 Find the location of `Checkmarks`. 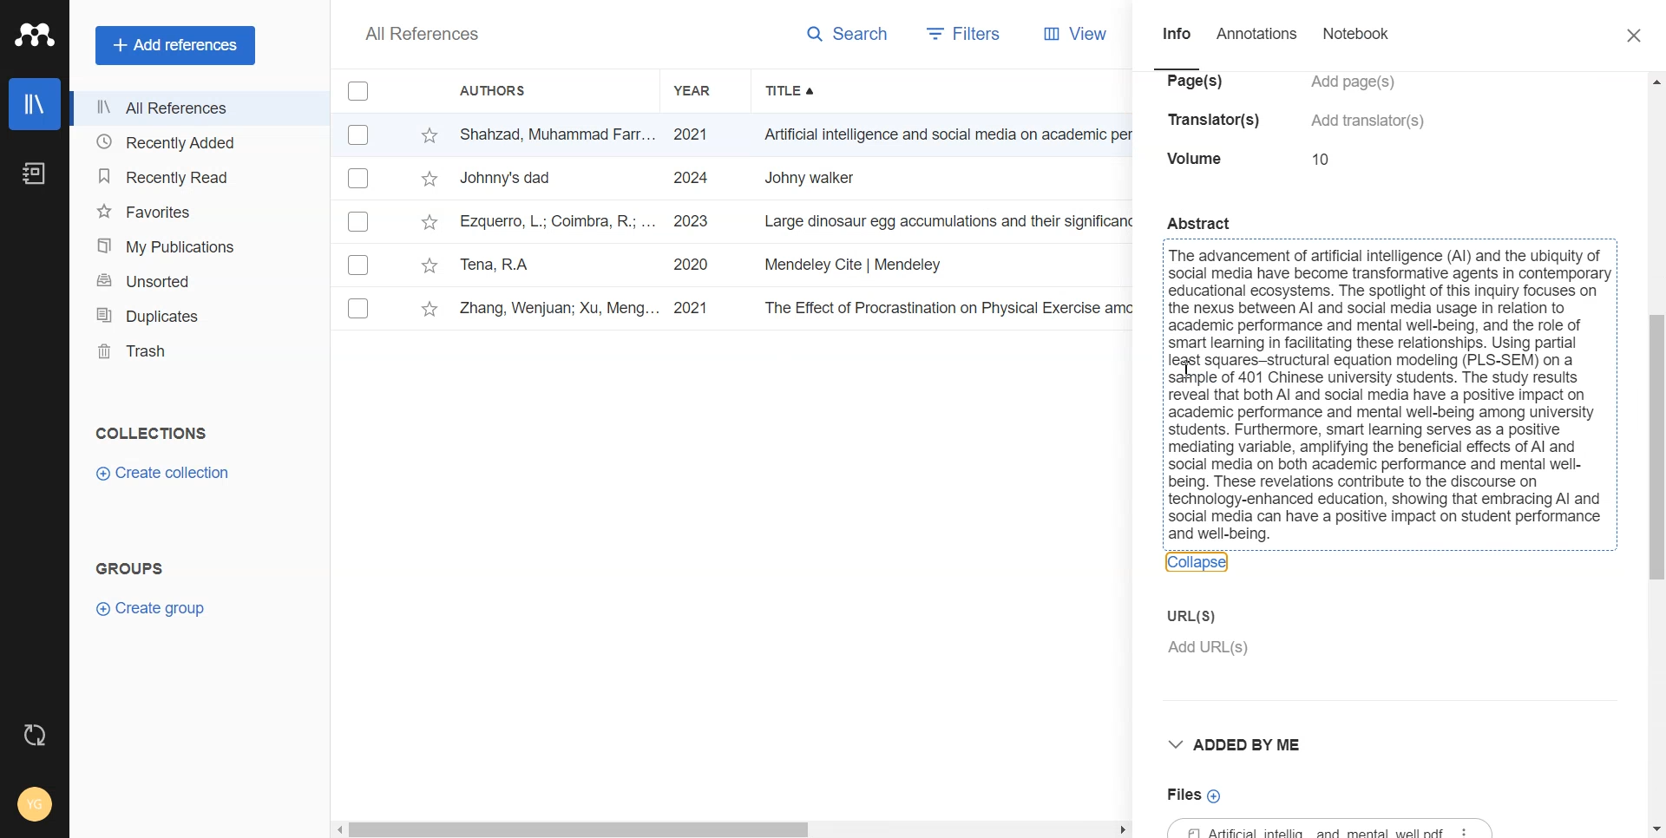

Checkmarks is located at coordinates (361, 135).